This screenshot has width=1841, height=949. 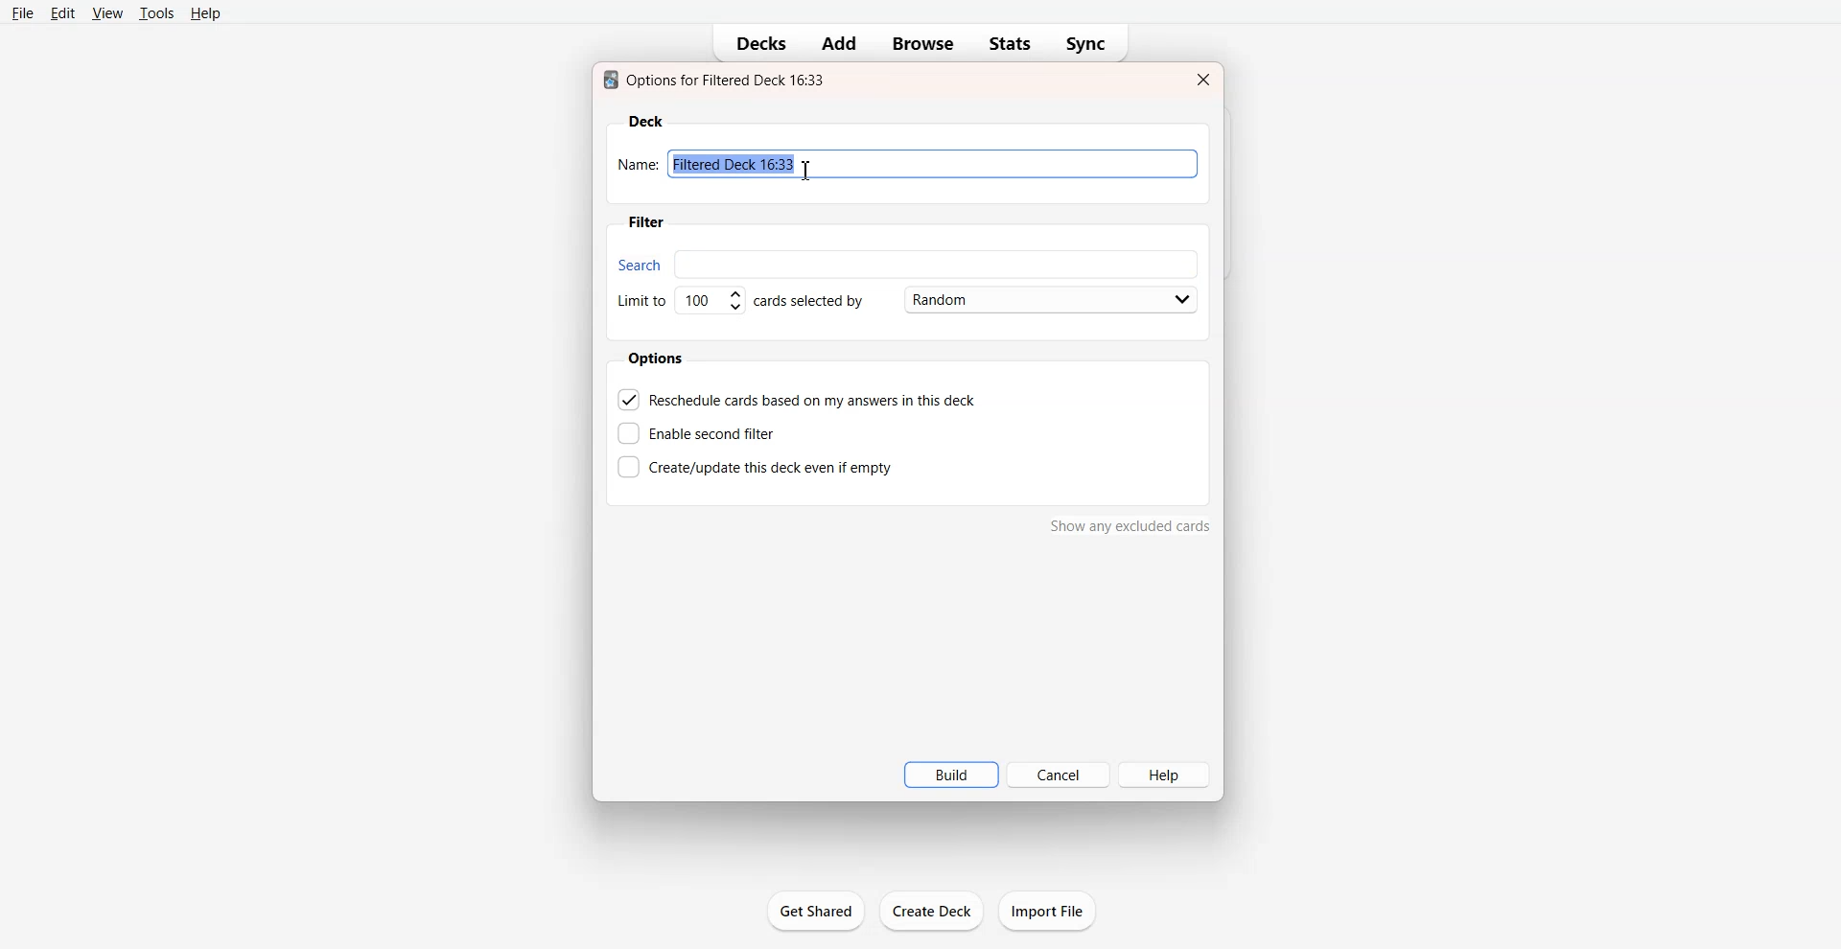 I want to click on create deck, so click(x=937, y=912).